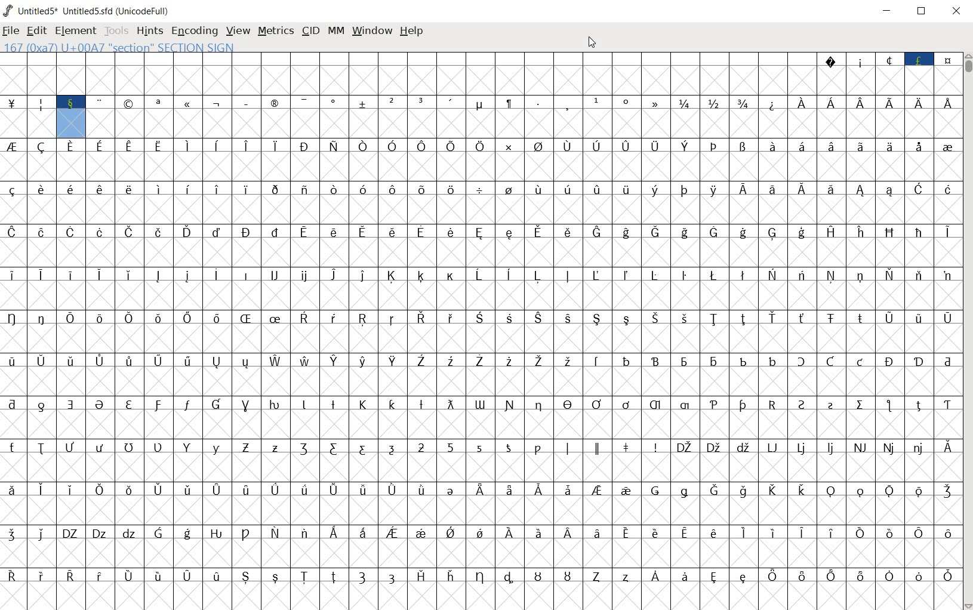  What do you see at coordinates (967, 330) in the screenshot?
I see `scrollbar` at bounding box center [967, 330].